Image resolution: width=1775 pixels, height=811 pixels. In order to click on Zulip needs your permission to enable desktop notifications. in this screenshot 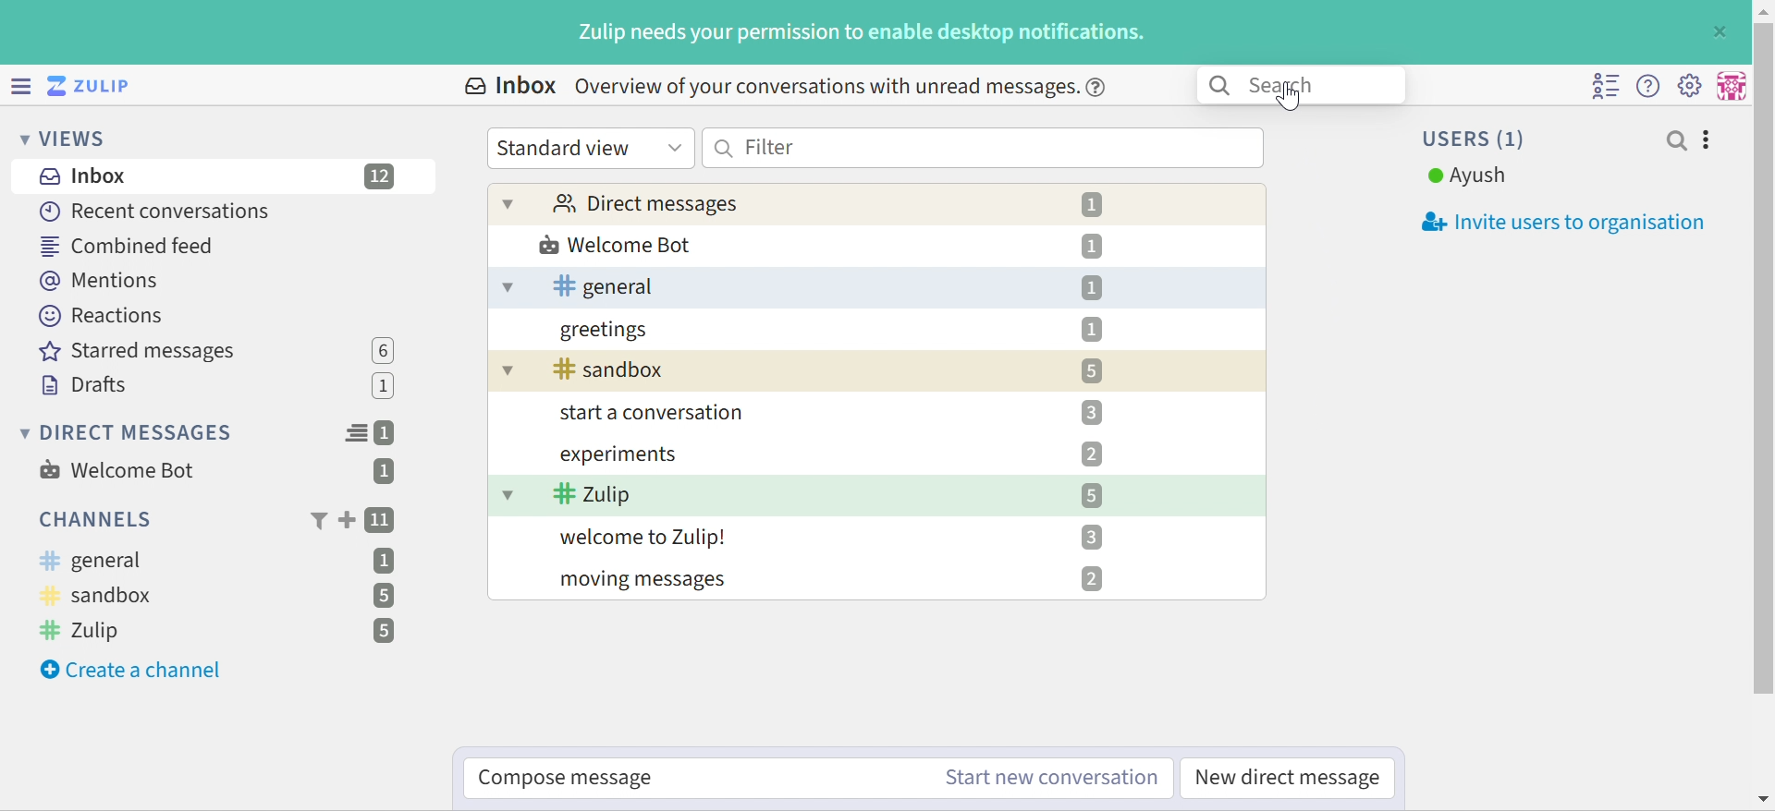, I will do `click(864, 33)`.